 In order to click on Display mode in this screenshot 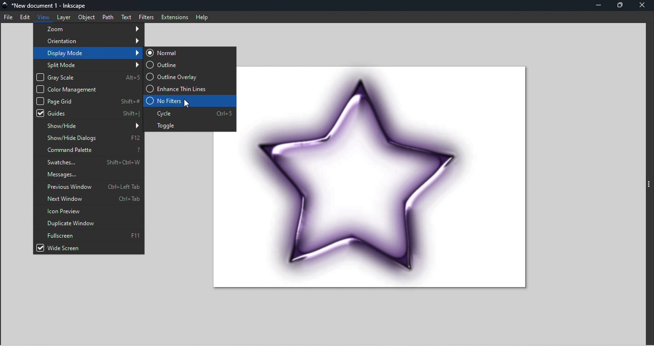, I will do `click(87, 54)`.